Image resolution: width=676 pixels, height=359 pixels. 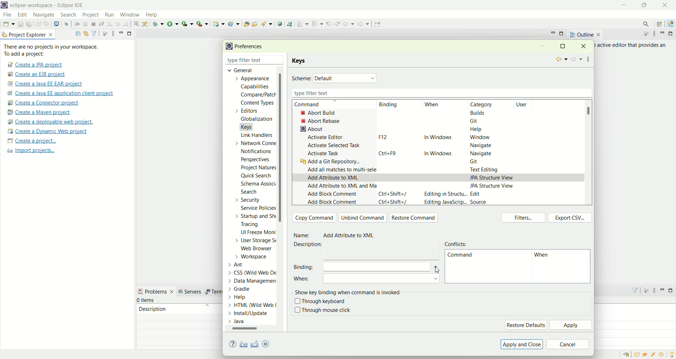 I want to click on strl+F9, so click(x=390, y=153).